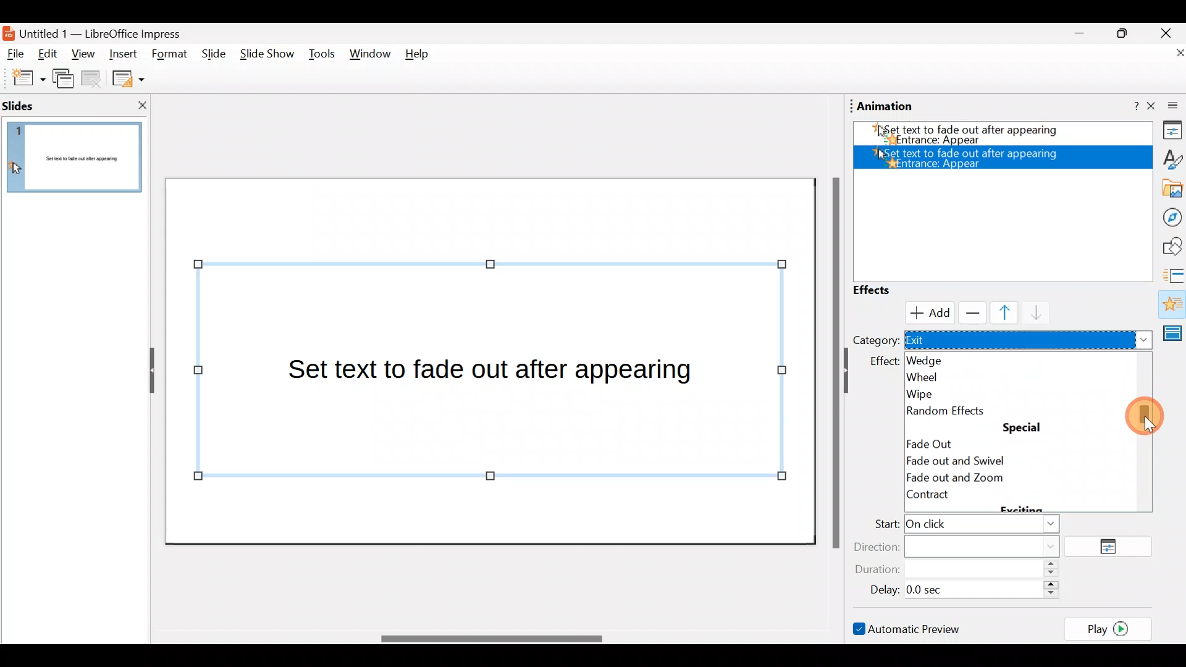  I want to click on Exit, so click(1029, 341).